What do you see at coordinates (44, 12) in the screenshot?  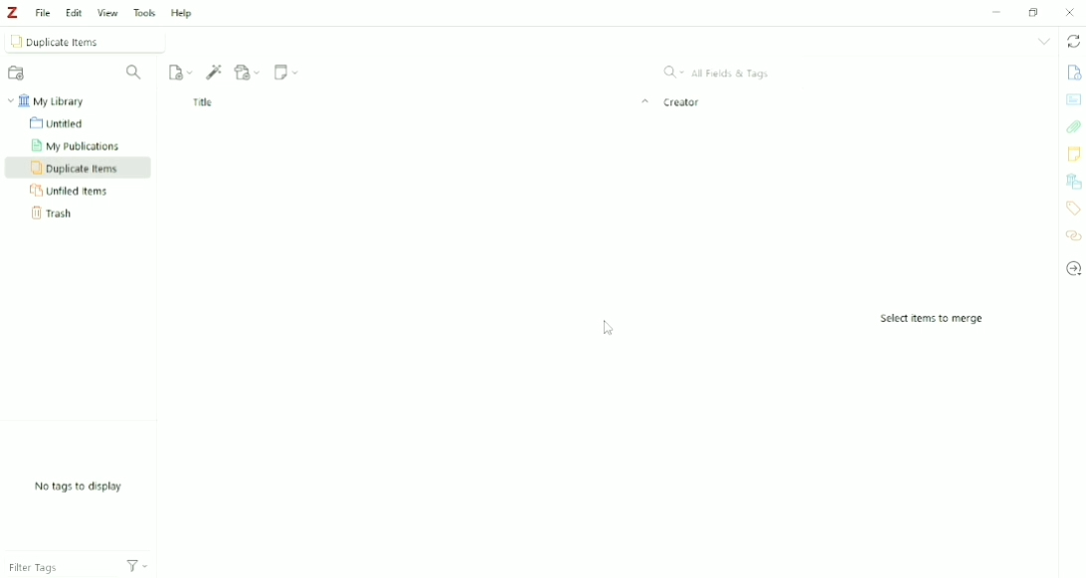 I see `File` at bounding box center [44, 12].